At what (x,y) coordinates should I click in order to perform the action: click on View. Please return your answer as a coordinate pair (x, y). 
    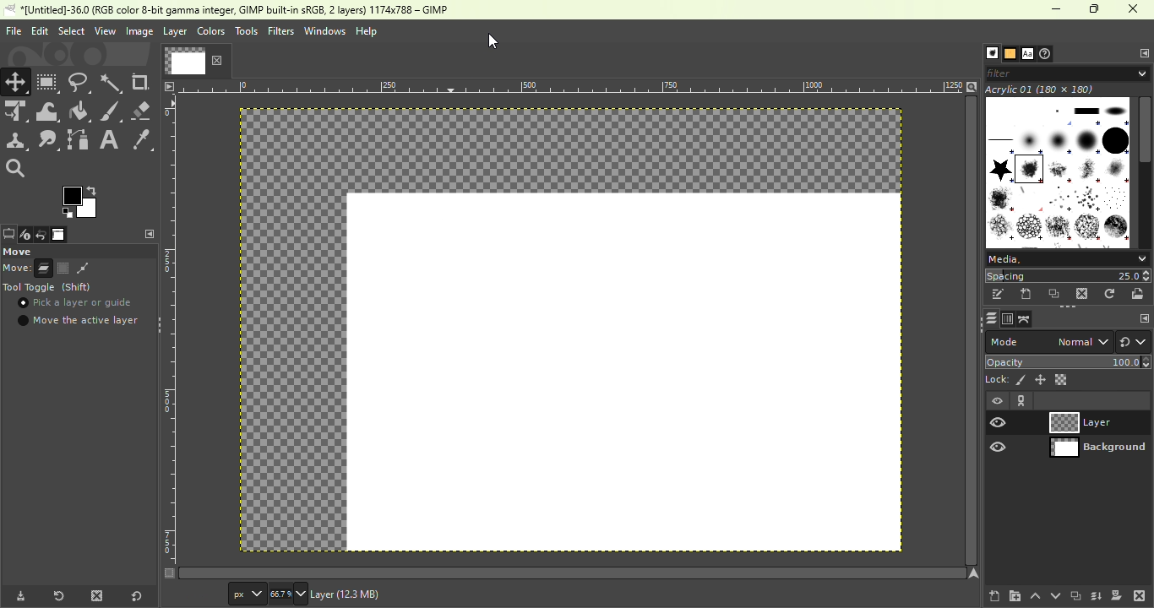
    Looking at the image, I should click on (103, 30).